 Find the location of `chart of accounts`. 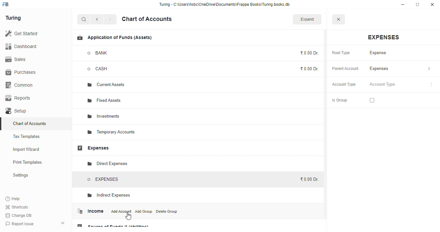

chart of accounts is located at coordinates (147, 19).